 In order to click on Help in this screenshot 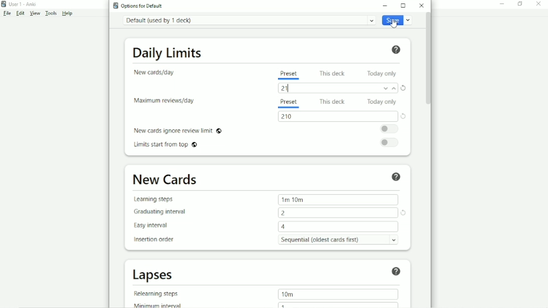, I will do `click(396, 50)`.